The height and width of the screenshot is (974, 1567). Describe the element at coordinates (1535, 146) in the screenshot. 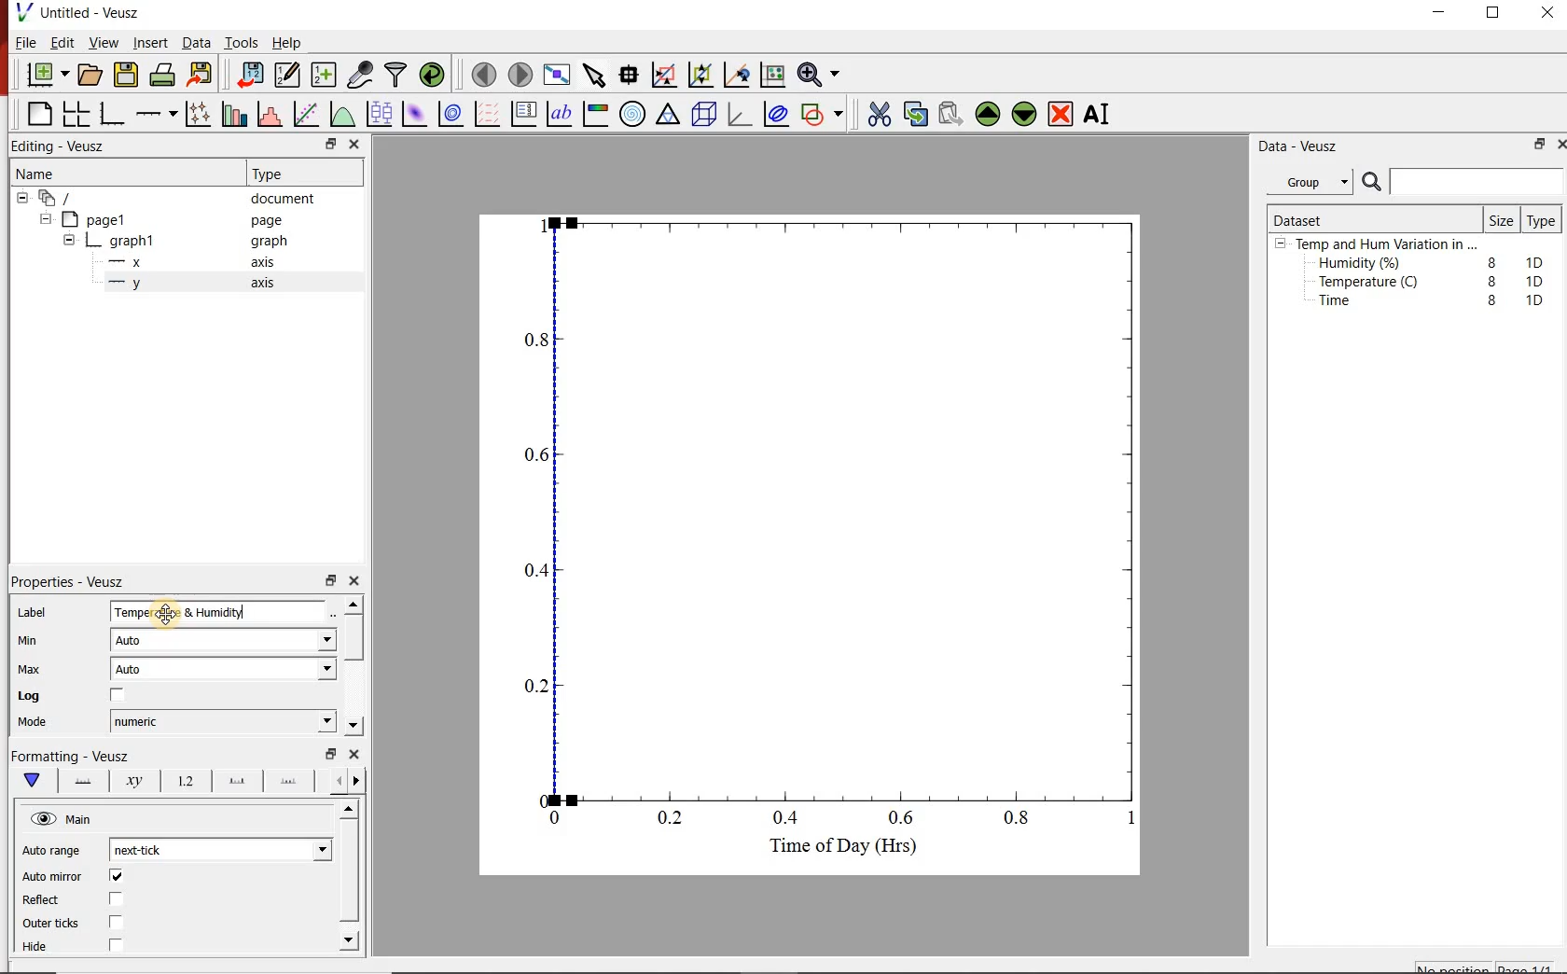

I see `restore down` at that location.